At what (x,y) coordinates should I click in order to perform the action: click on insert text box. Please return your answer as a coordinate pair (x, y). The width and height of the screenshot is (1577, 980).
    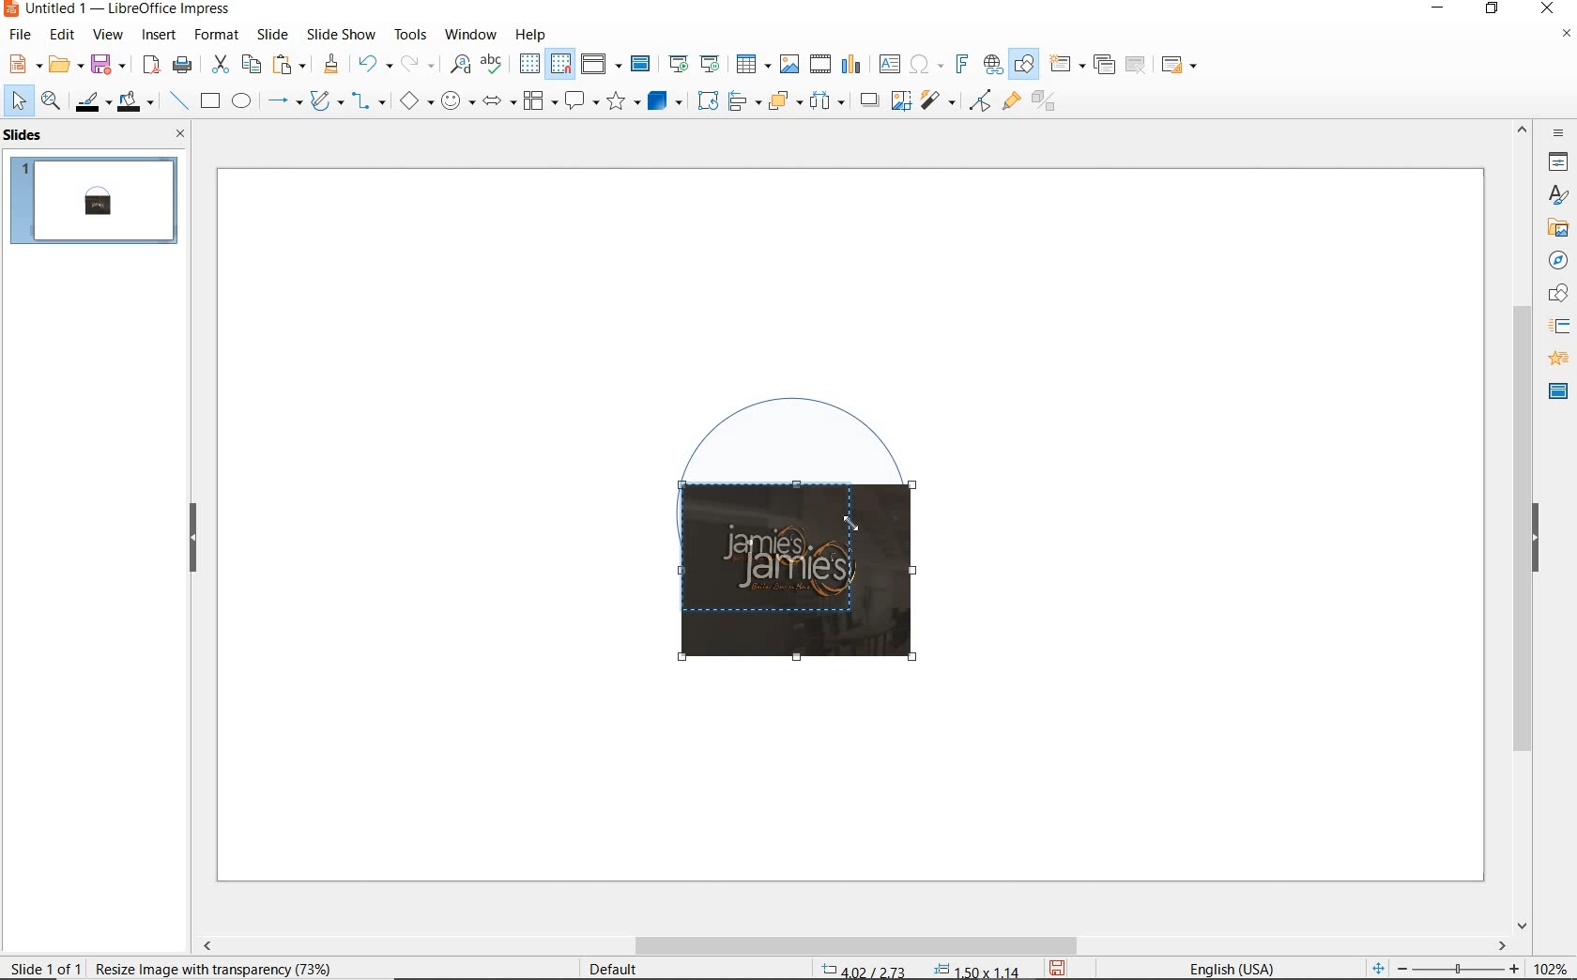
    Looking at the image, I should click on (889, 64).